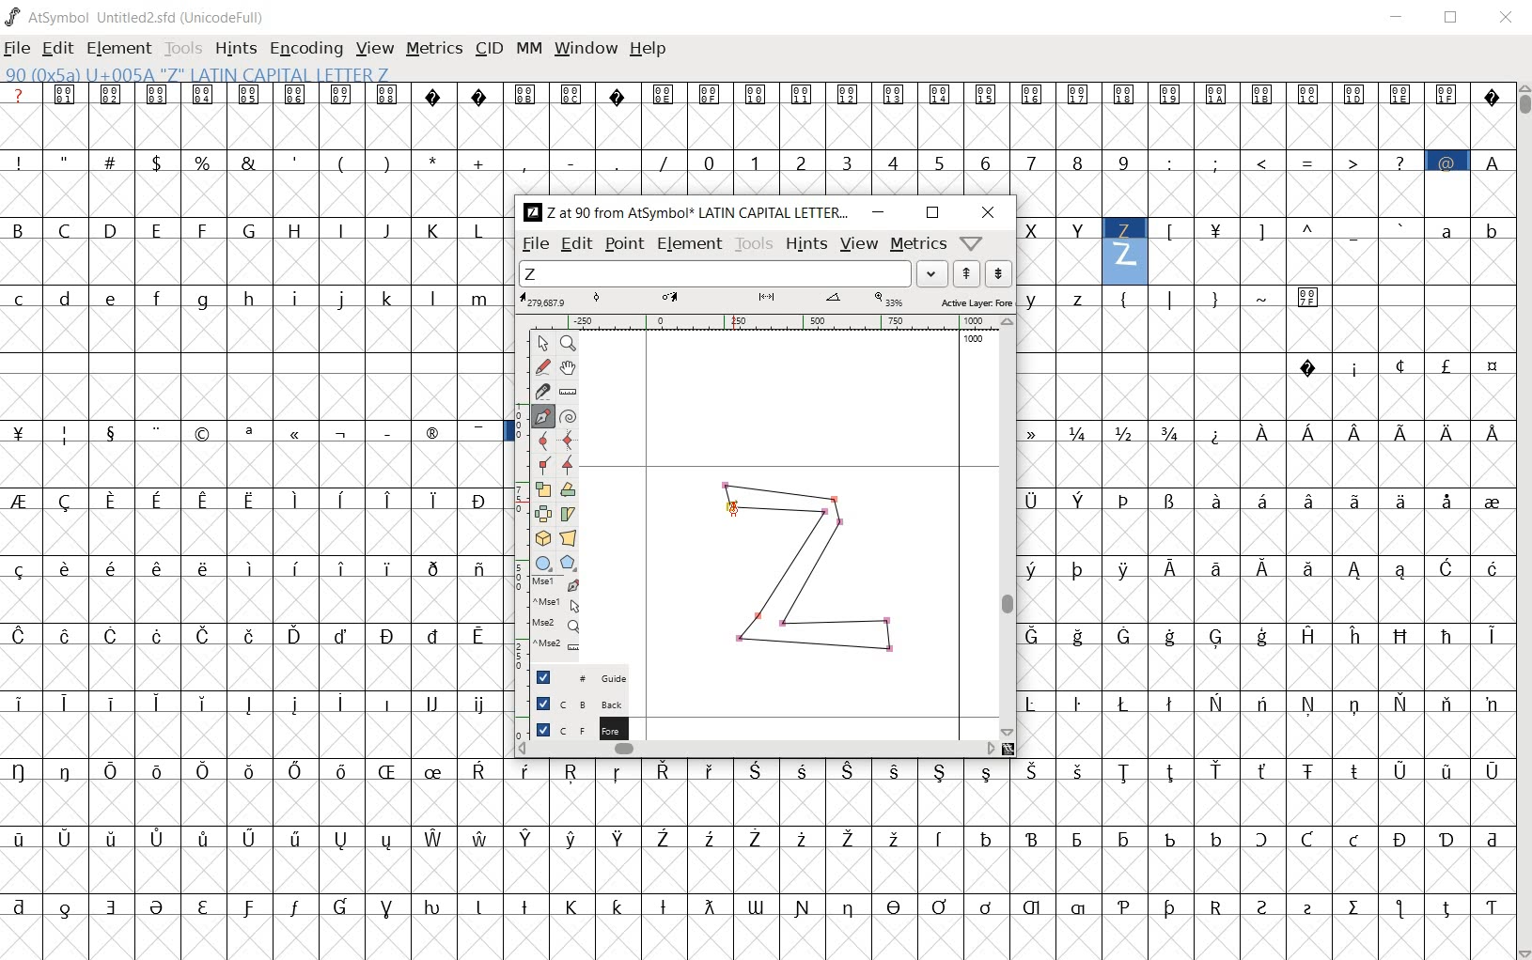 The image size is (1532, 960). What do you see at coordinates (542, 537) in the screenshot?
I see `rotate the selection in 3D and project back to plane` at bounding box center [542, 537].